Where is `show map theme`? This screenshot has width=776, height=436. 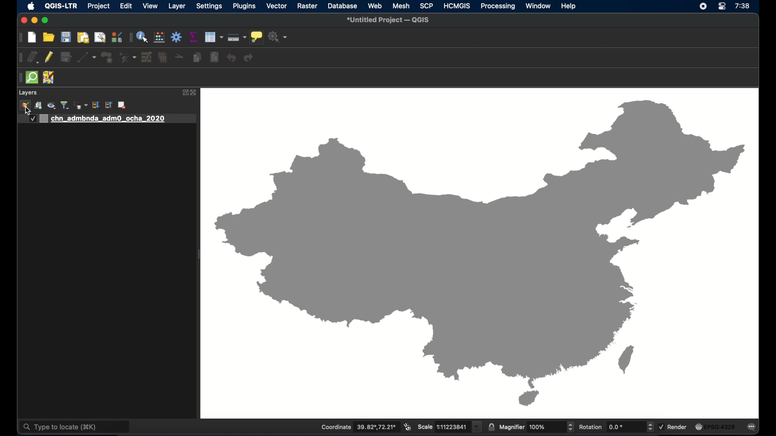
show map theme is located at coordinates (52, 106).